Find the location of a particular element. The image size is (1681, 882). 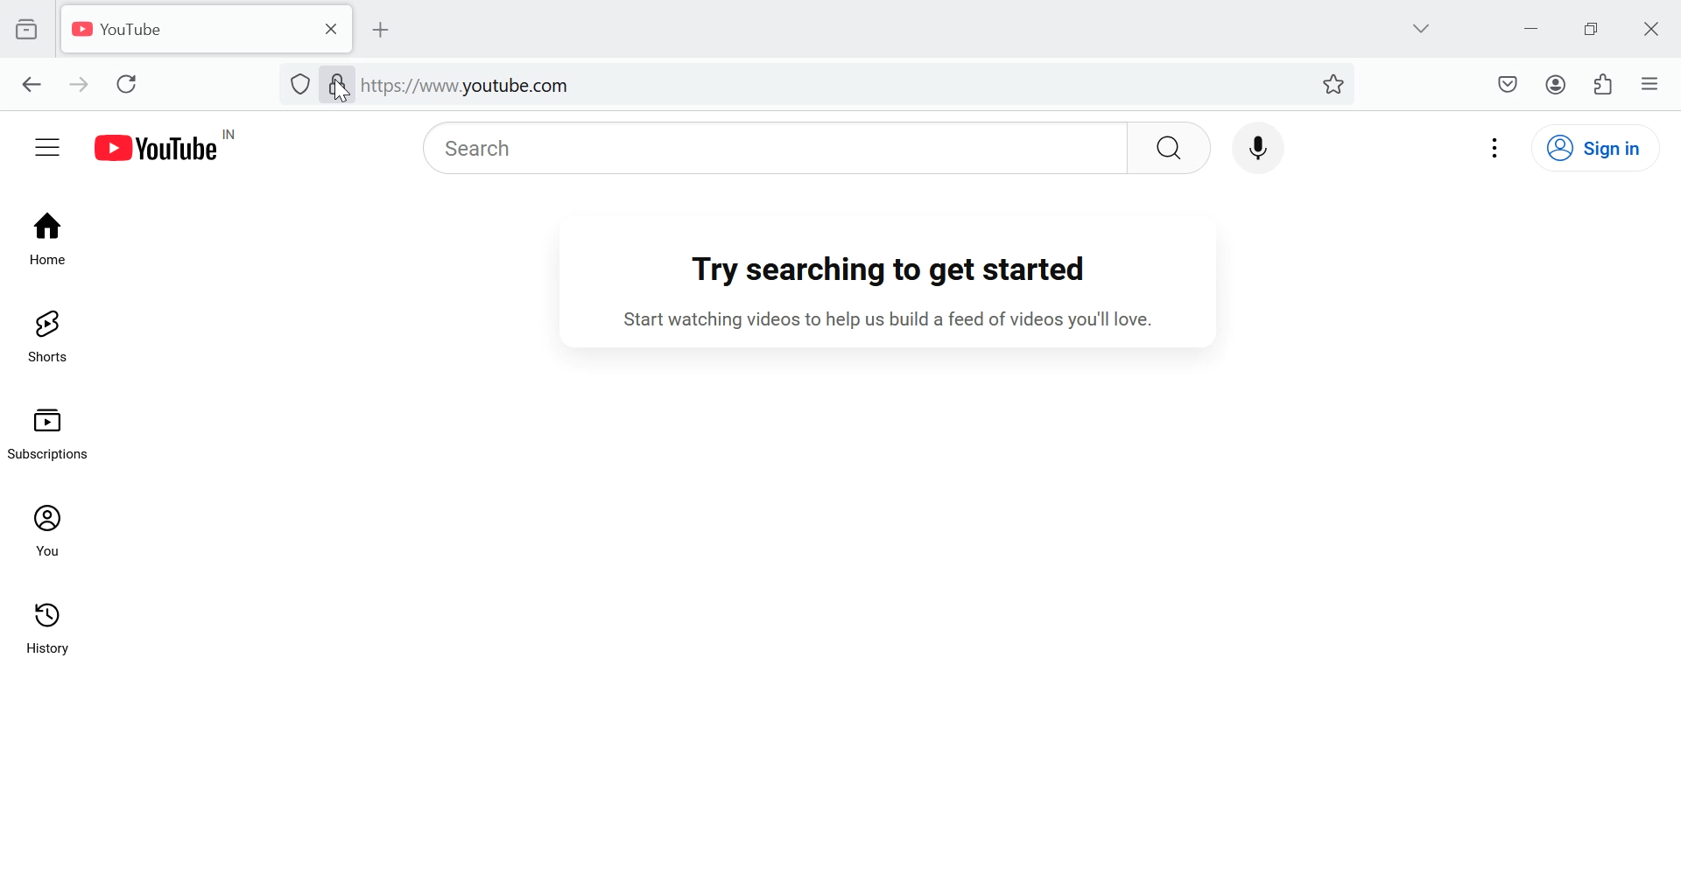

Account is located at coordinates (1555, 84).